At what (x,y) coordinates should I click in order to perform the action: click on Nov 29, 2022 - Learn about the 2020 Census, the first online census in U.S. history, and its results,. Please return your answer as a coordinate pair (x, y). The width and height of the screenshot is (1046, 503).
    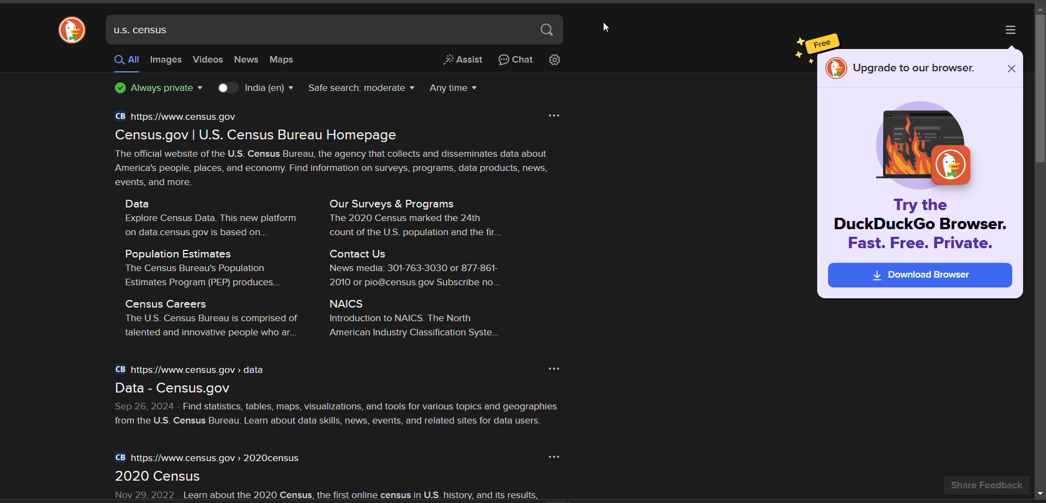
    Looking at the image, I should click on (300, 494).